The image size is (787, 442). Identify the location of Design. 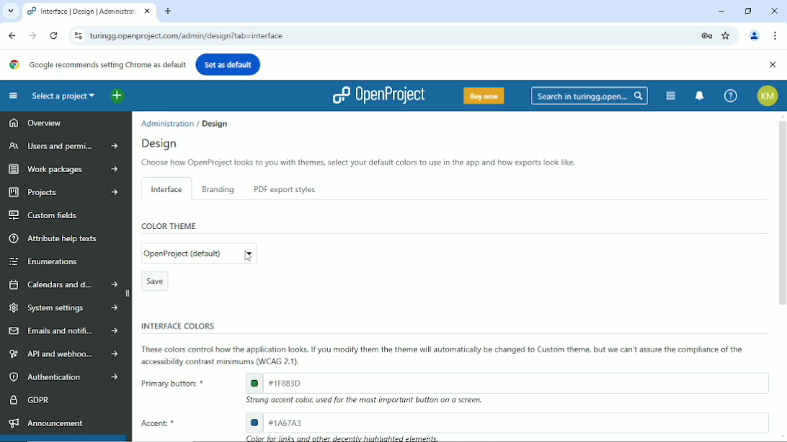
(163, 143).